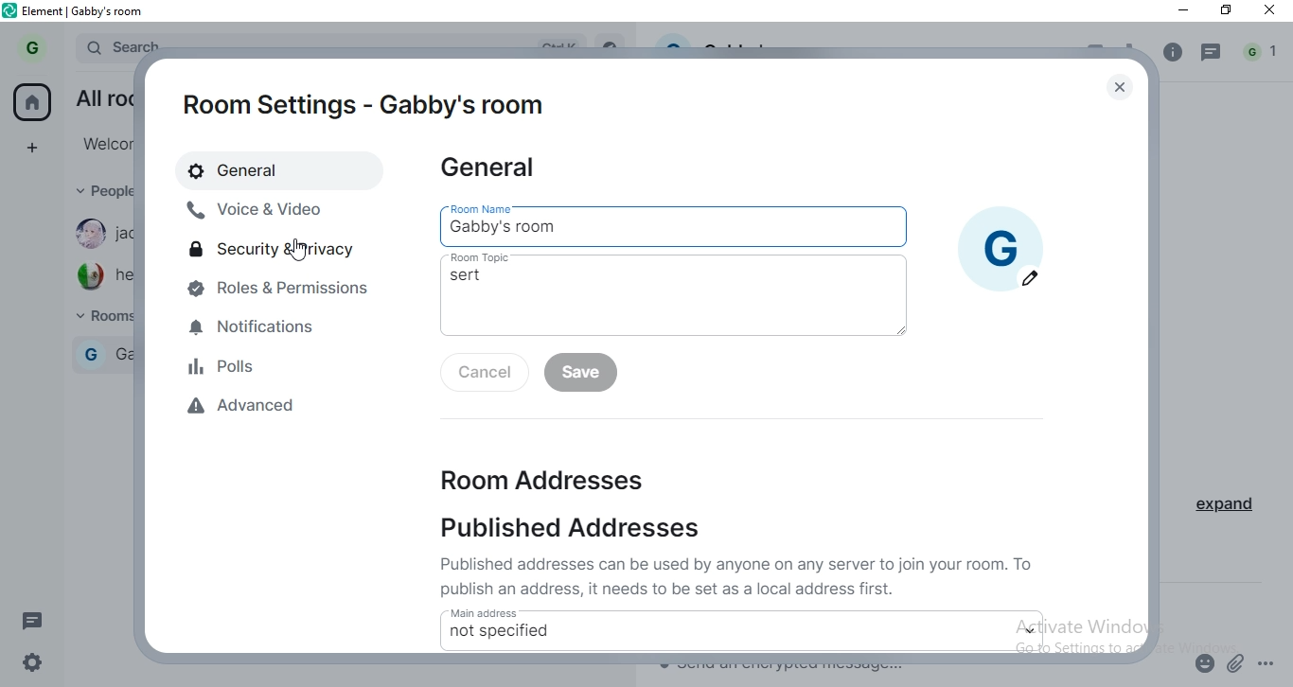 The width and height of the screenshot is (1293, 687). I want to click on notification, so click(1263, 53).